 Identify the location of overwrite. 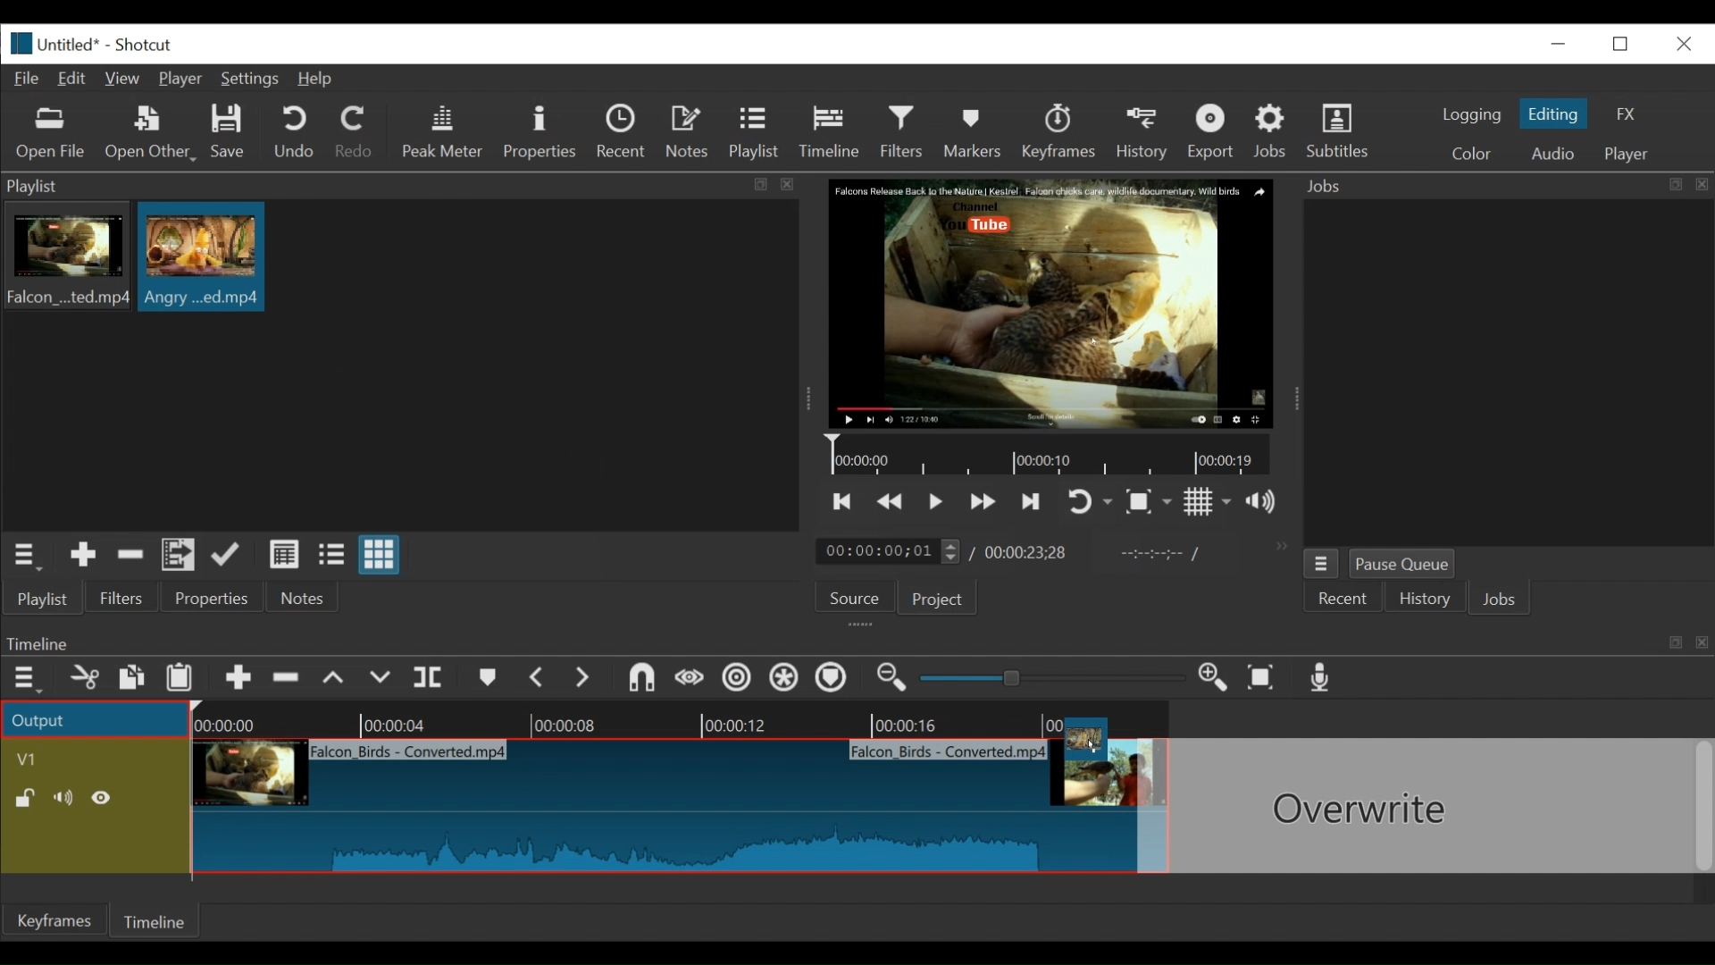
(1426, 806).